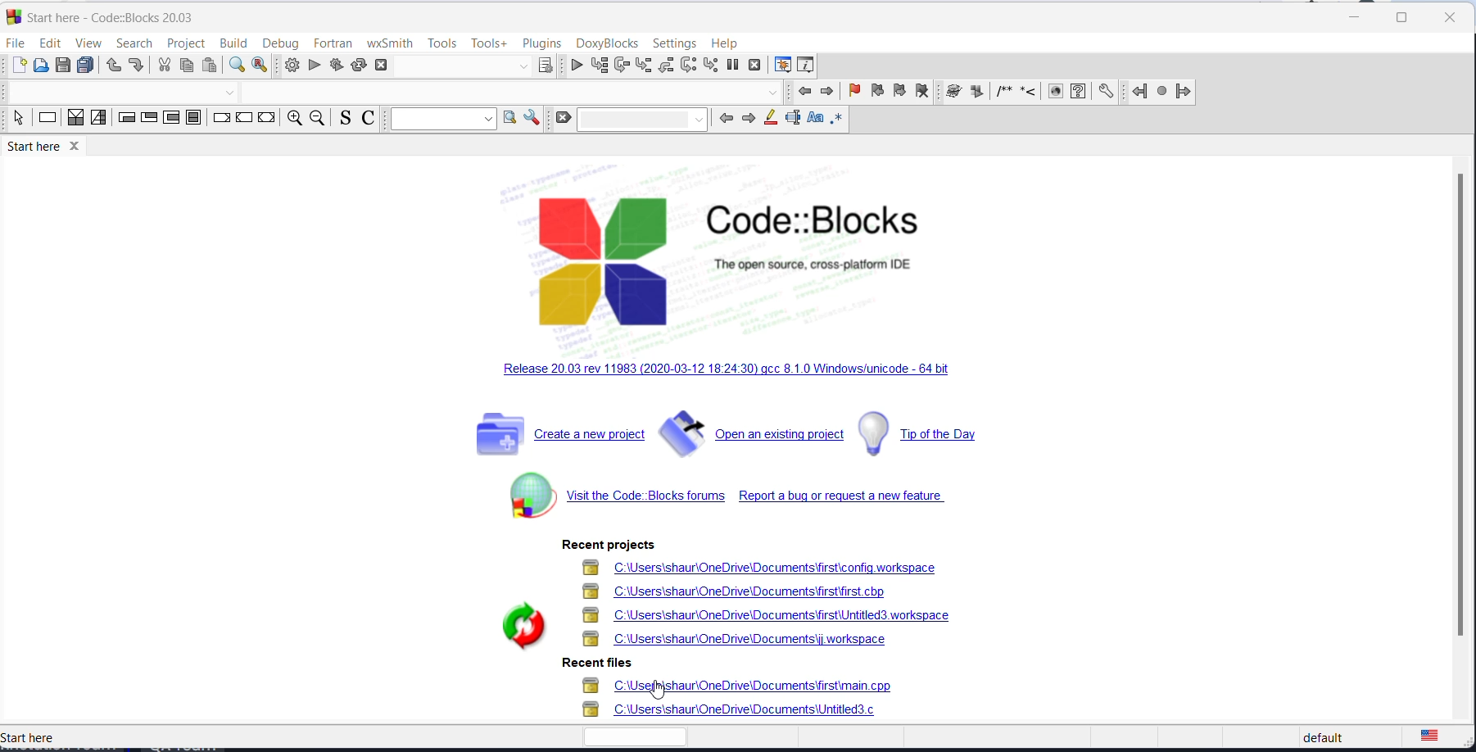  Describe the element at coordinates (291, 66) in the screenshot. I see `BUILD` at that location.